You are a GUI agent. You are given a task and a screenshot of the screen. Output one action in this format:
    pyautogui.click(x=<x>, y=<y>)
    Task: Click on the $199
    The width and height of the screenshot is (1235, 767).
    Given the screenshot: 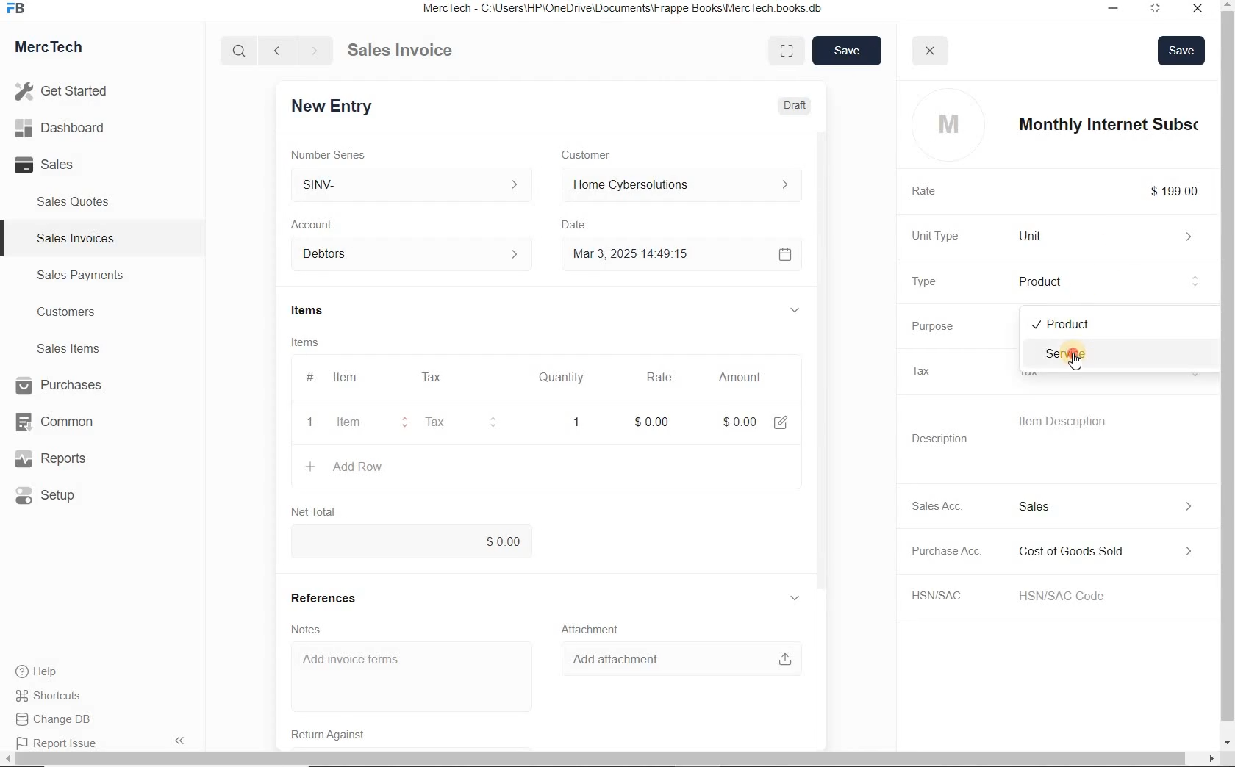 What is the action you would take?
    pyautogui.click(x=1184, y=191)
    